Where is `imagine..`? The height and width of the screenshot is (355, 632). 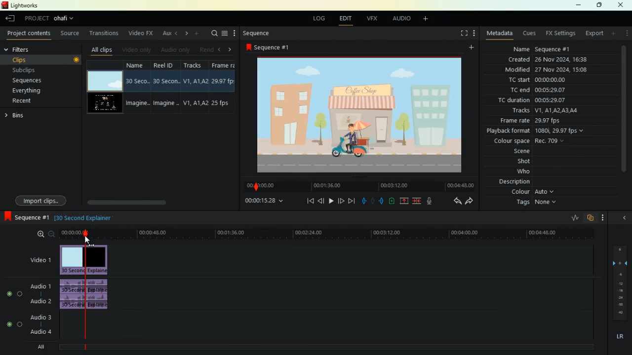
imagine.. is located at coordinates (137, 104).